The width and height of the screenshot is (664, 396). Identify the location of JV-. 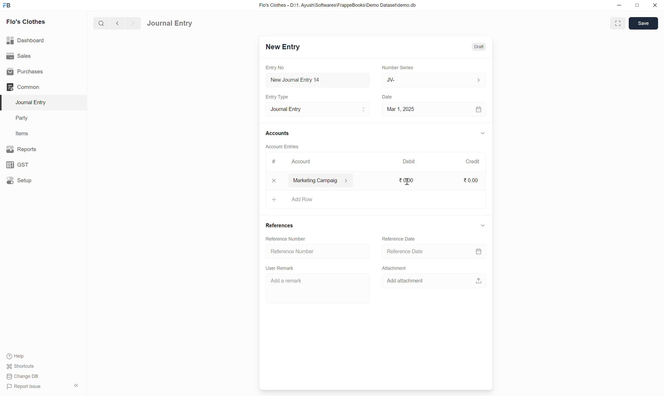
(434, 80).